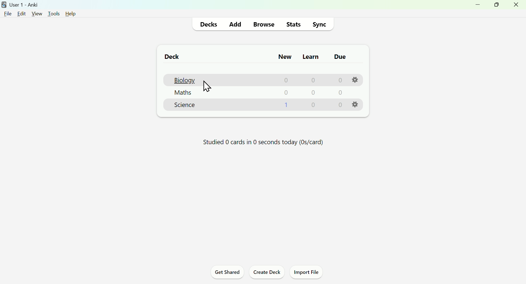 Image resolution: width=526 pixels, height=284 pixels. I want to click on edit, so click(22, 13).